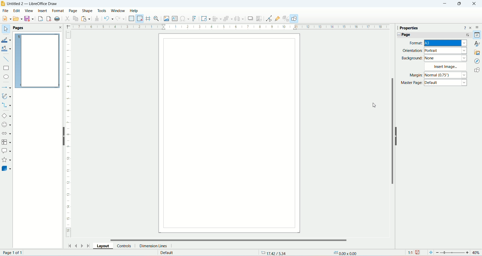 Image resolution: width=482 pixels, height=256 pixels. What do you see at coordinates (239, 19) in the screenshot?
I see `select atleast three objects to distribute` at bounding box center [239, 19].